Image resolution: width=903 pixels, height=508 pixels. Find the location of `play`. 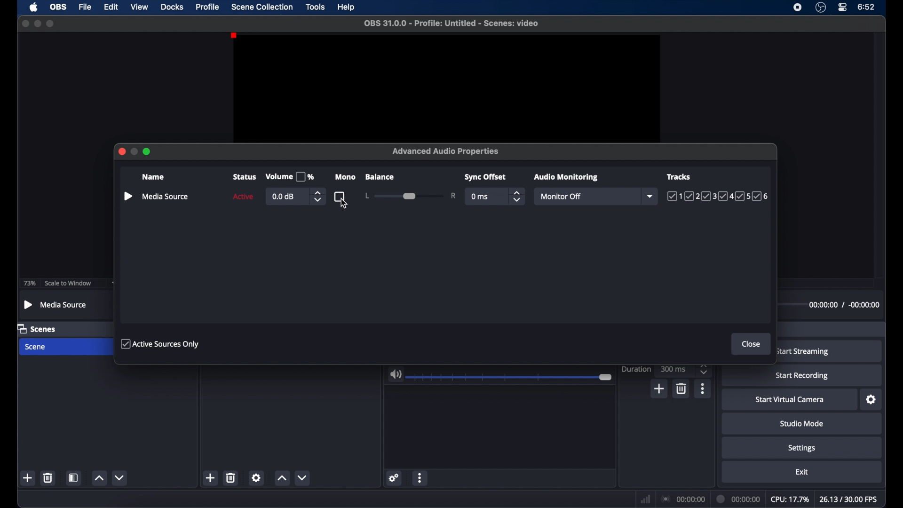

play is located at coordinates (127, 196).